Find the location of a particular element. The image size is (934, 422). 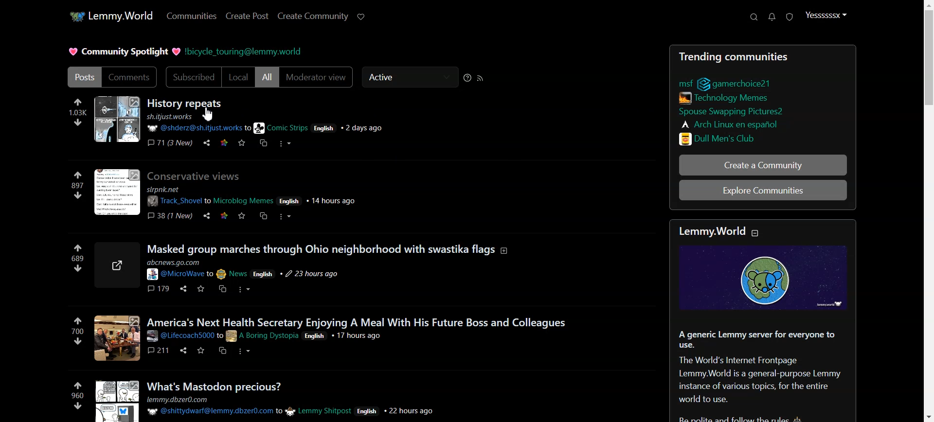

RSS is located at coordinates (480, 78).